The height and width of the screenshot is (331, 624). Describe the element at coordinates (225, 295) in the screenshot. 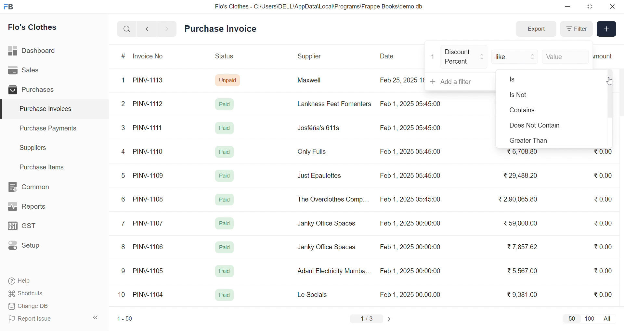

I see `Paid` at that location.